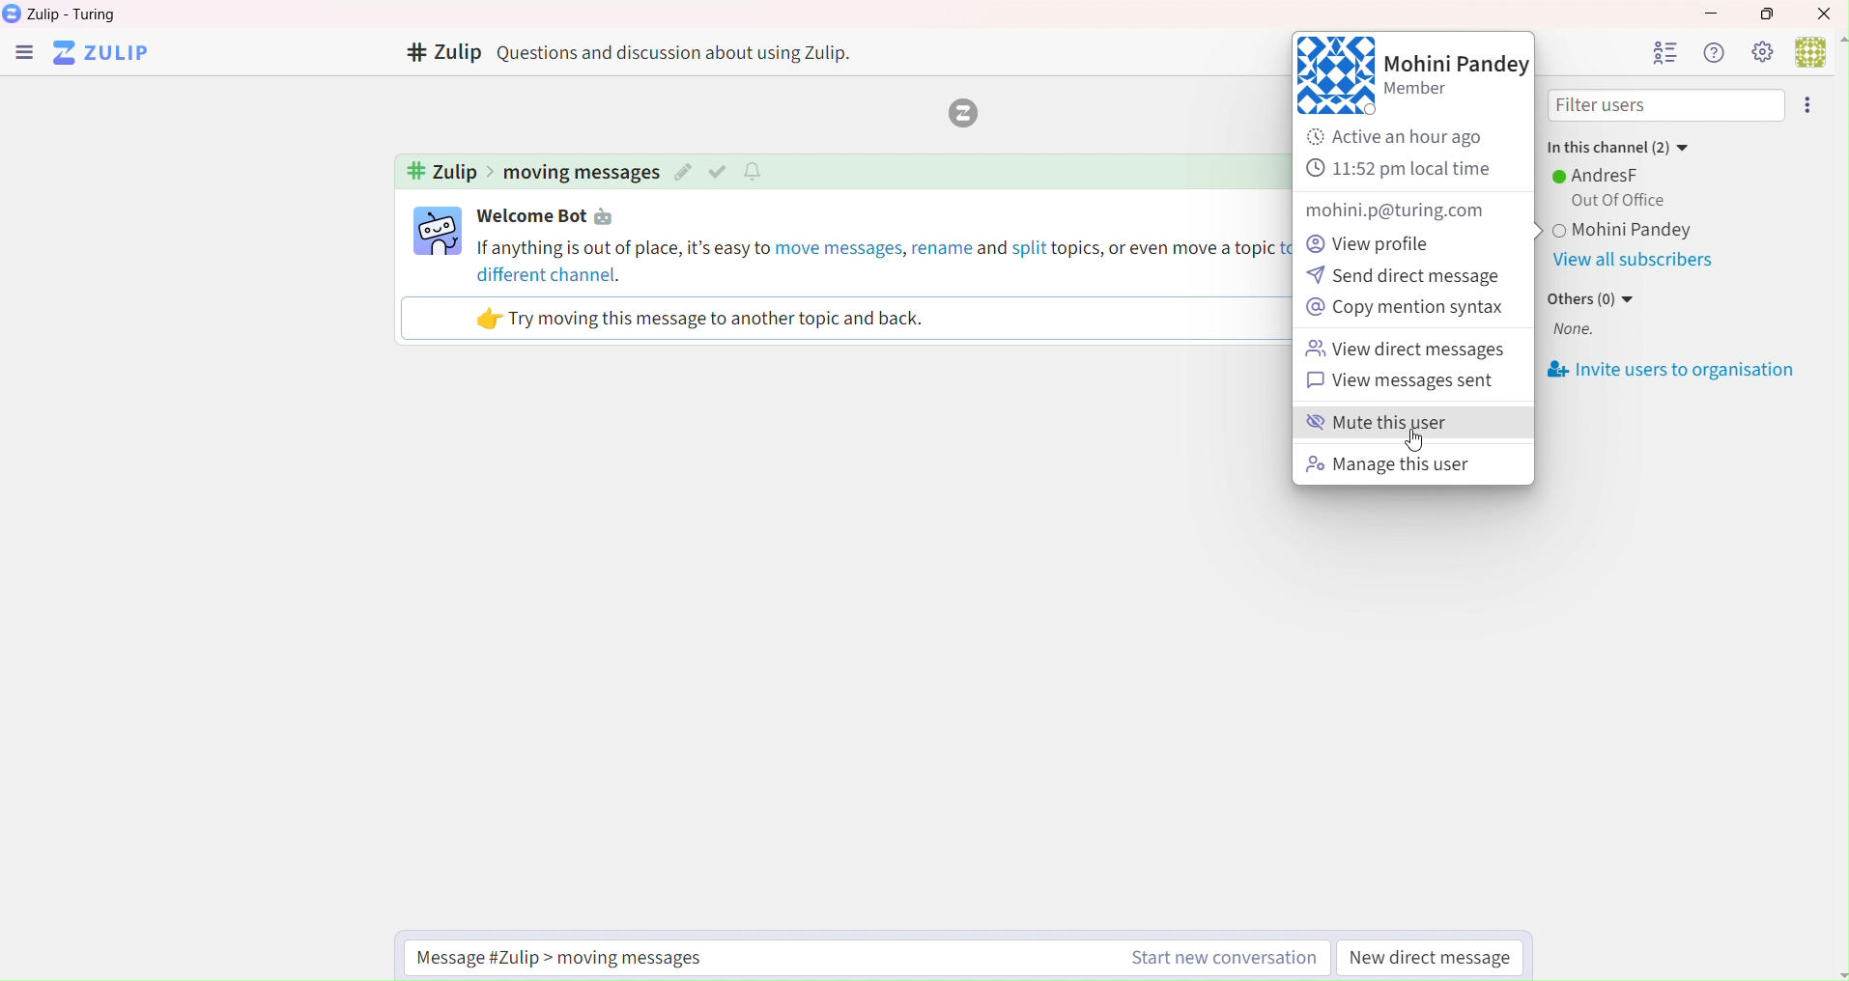 The width and height of the screenshot is (1849, 981). I want to click on copy mentions syntax, so click(1405, 310).